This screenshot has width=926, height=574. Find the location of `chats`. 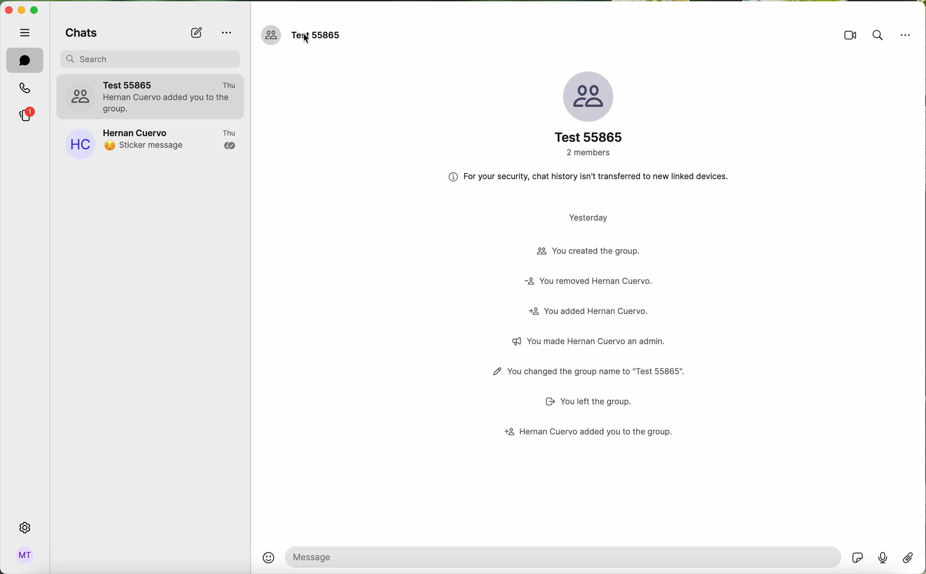

chats is located at coordinates (79, 32).